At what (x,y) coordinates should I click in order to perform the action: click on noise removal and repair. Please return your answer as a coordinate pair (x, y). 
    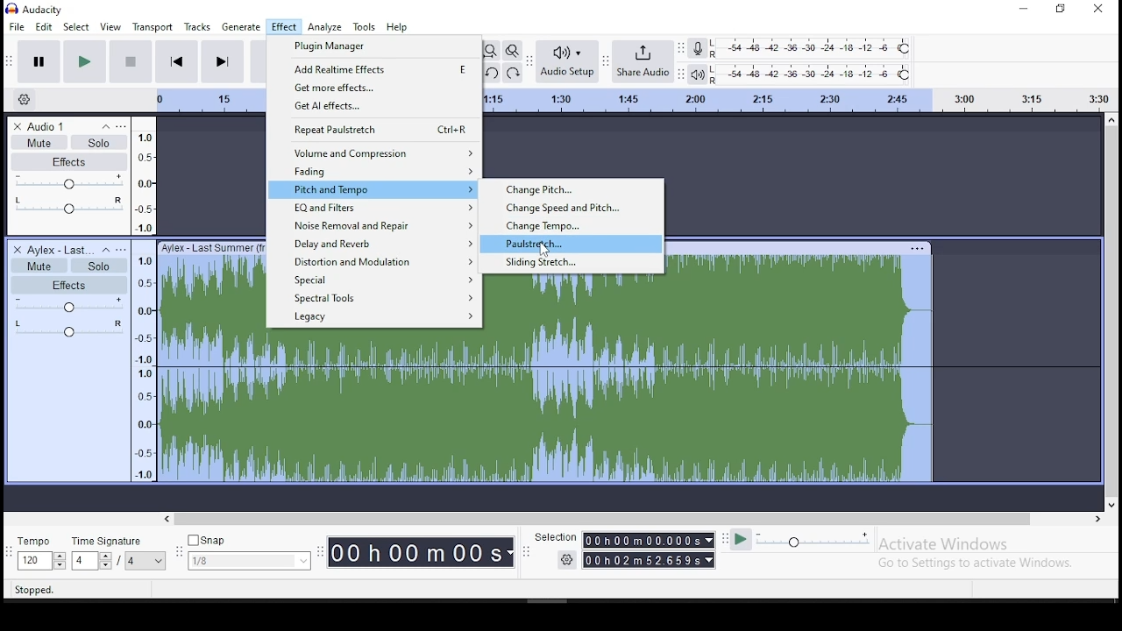
    Looking at the image, I should click on (373, 226).